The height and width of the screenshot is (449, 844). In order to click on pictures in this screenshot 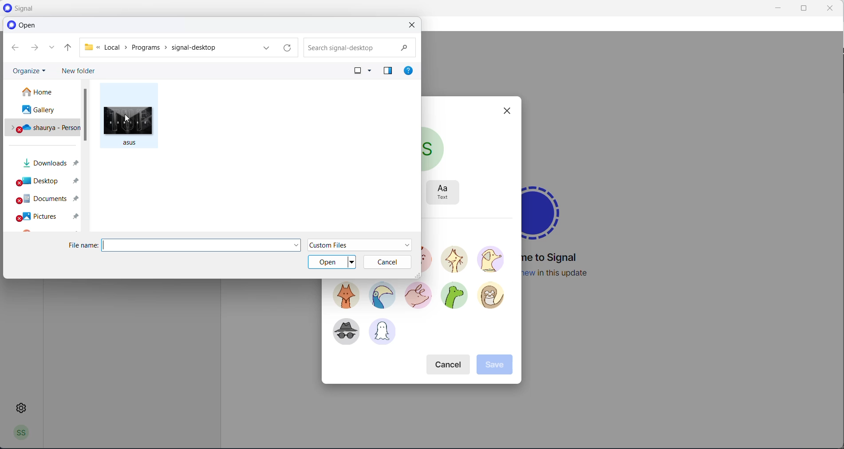, I will do `click(51, 219)`.